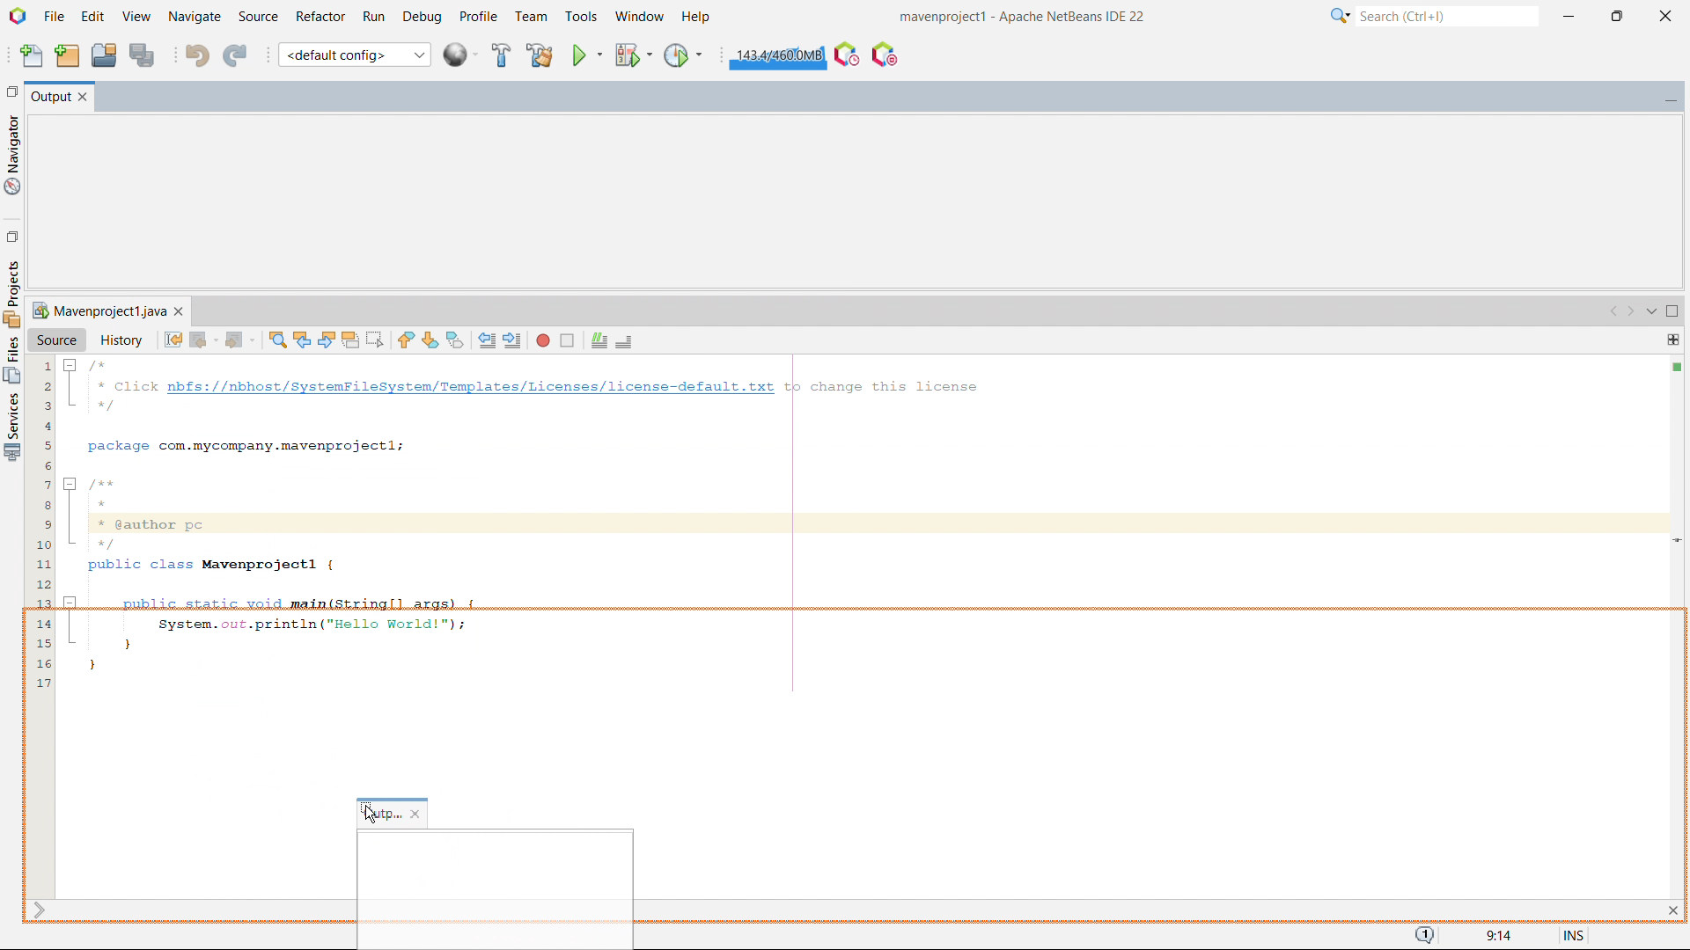 The height and width of the screenshot is (950, 1690). I want to click on 9:14, so click(1495, 936).